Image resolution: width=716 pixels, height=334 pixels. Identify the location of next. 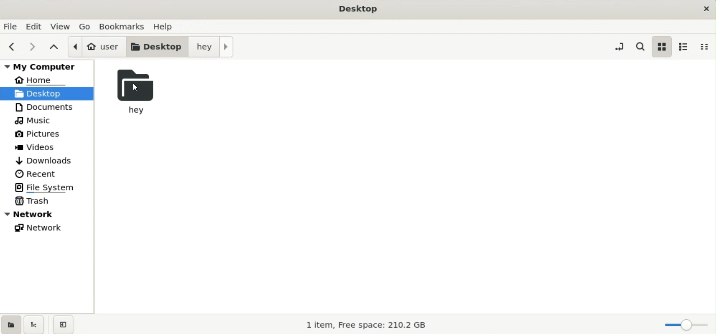
(30, 46).